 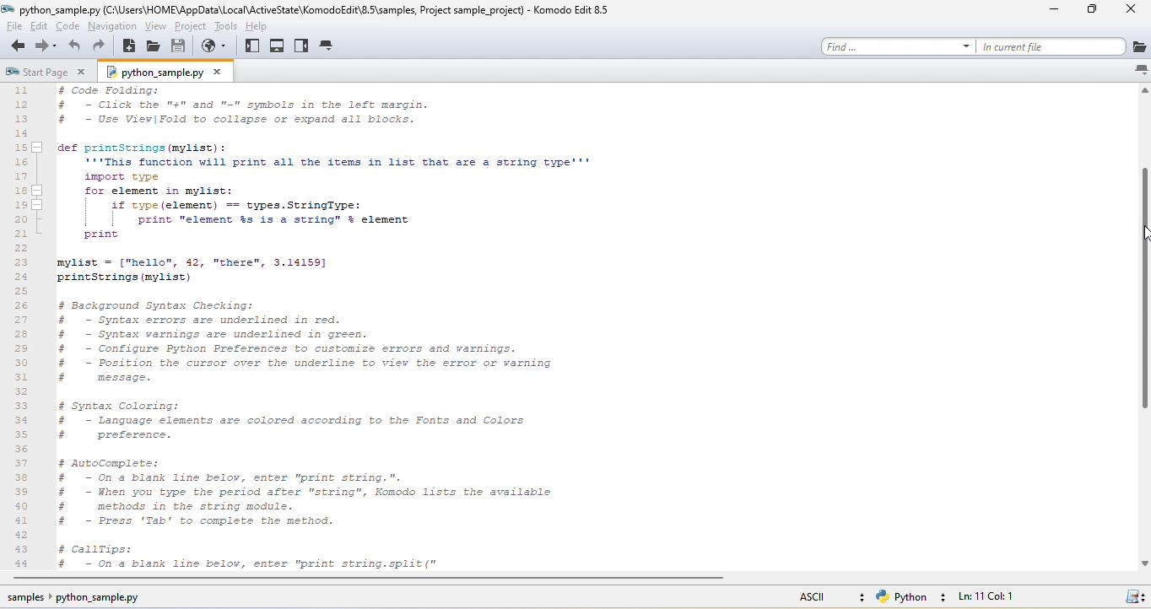 What do you see at coordinates (1143, 563) in the screenshot?
I see `scroll down` at bounding box center [1143, 563].